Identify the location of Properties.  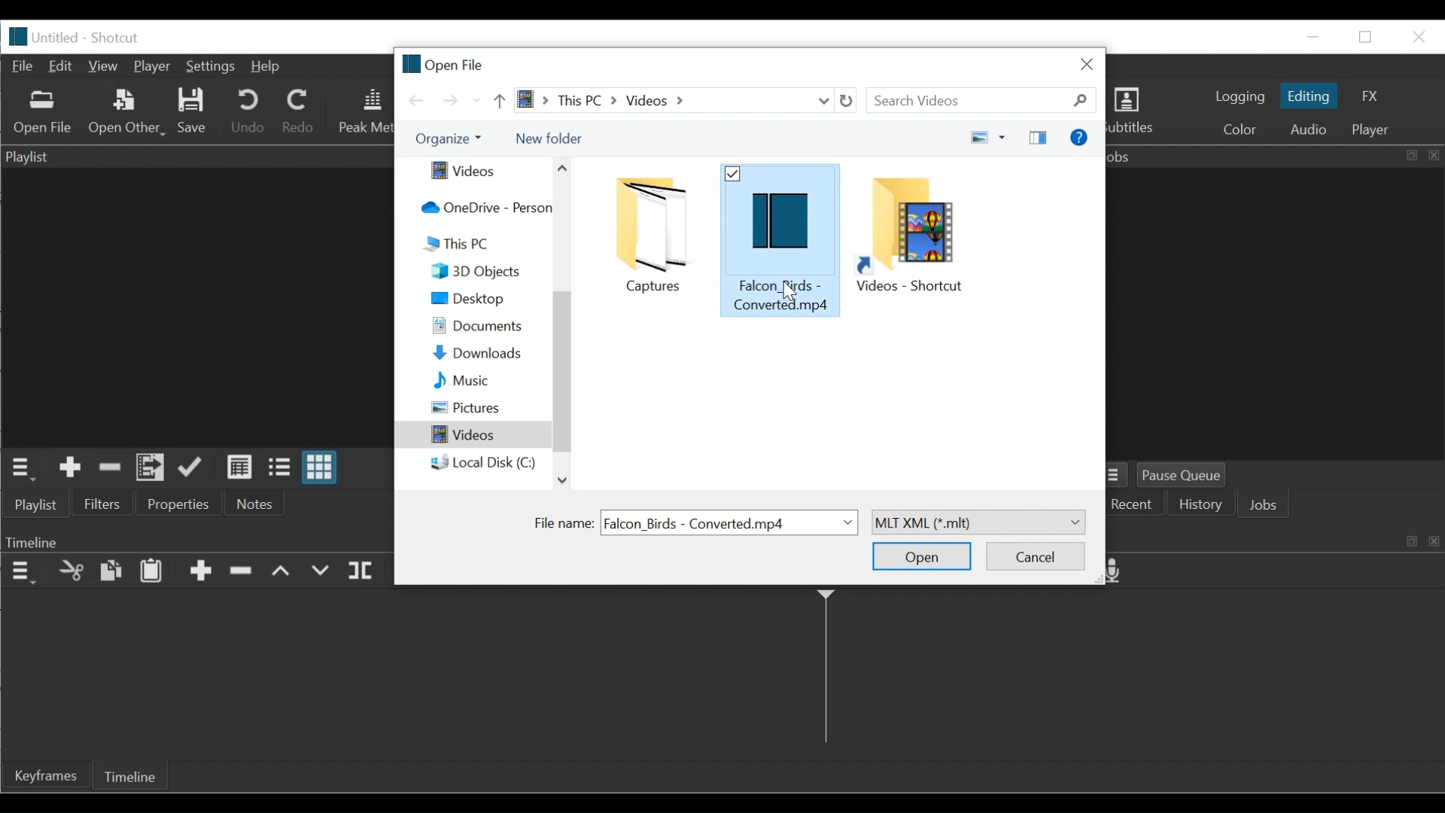
(182, 502).